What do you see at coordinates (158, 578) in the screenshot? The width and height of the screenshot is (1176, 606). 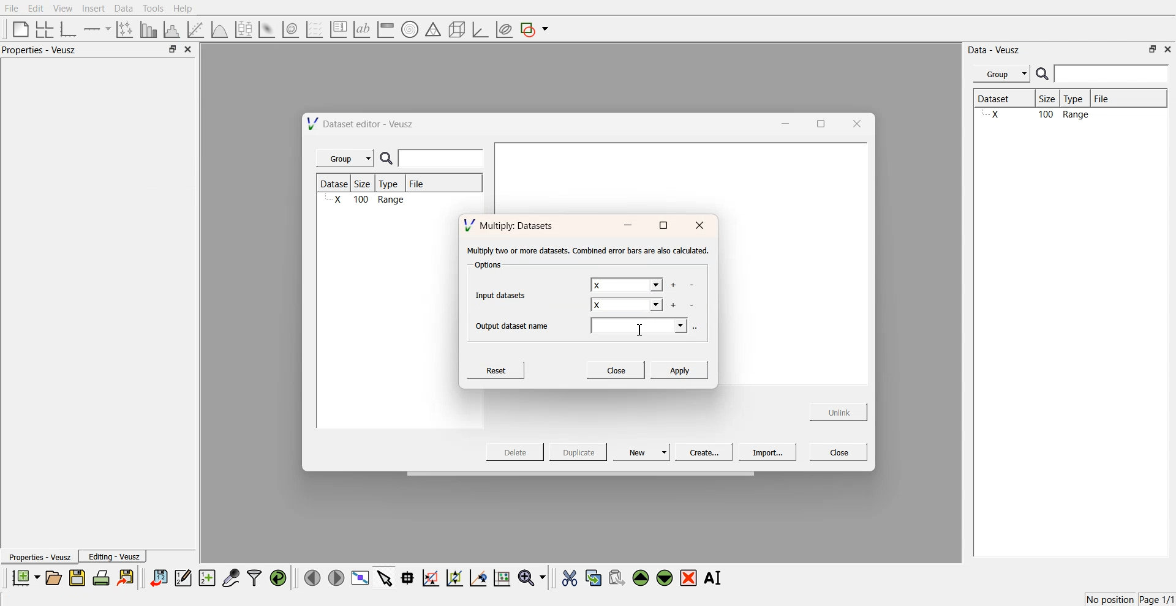 I see `import data sets` at bounding box center [158, 578].